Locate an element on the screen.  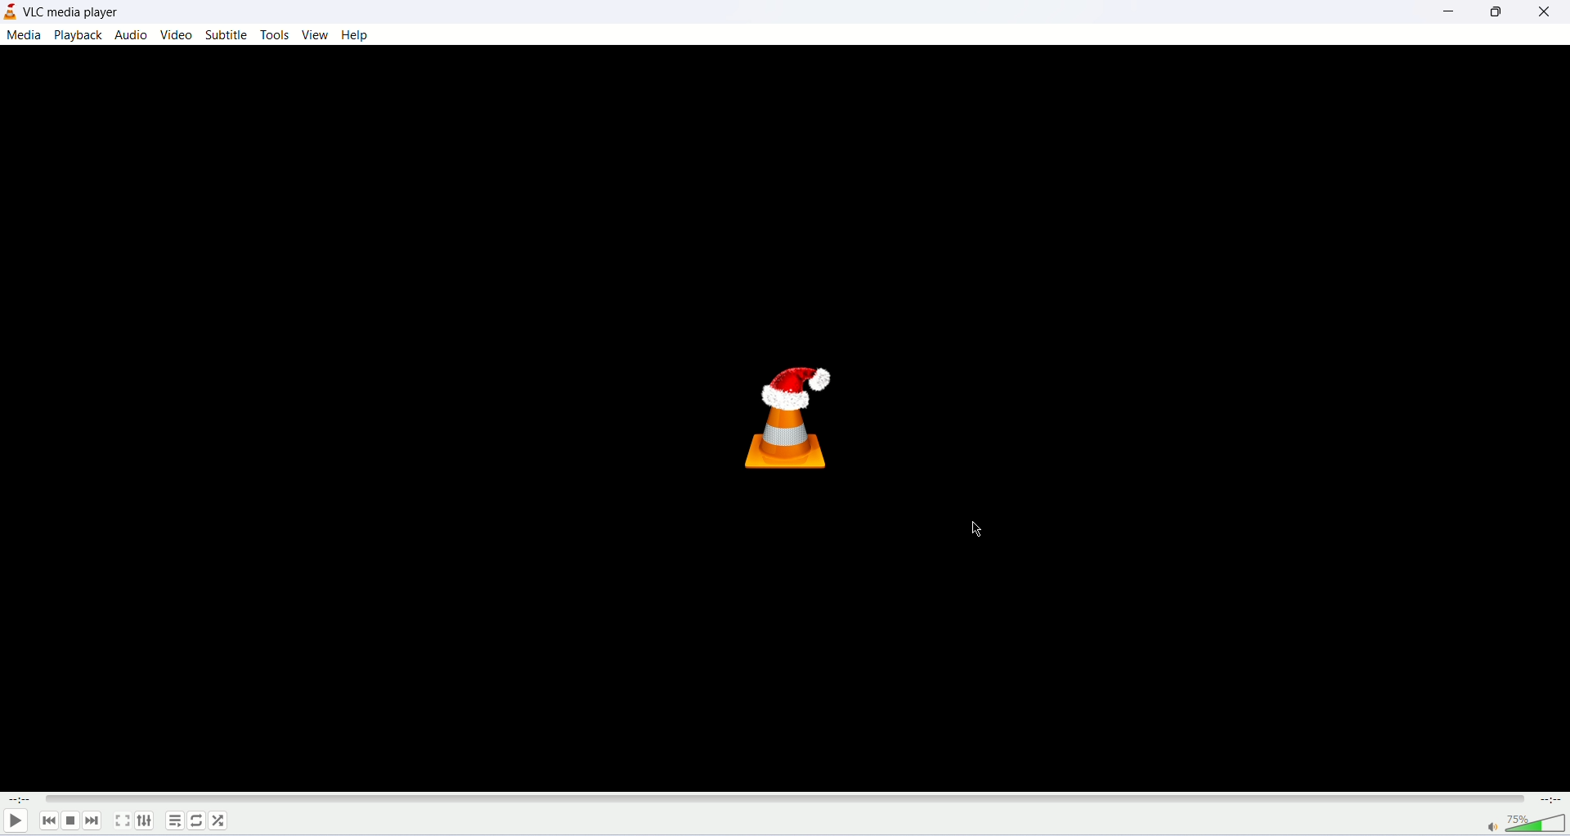
vlc media player is located at coordinates (76, 13).